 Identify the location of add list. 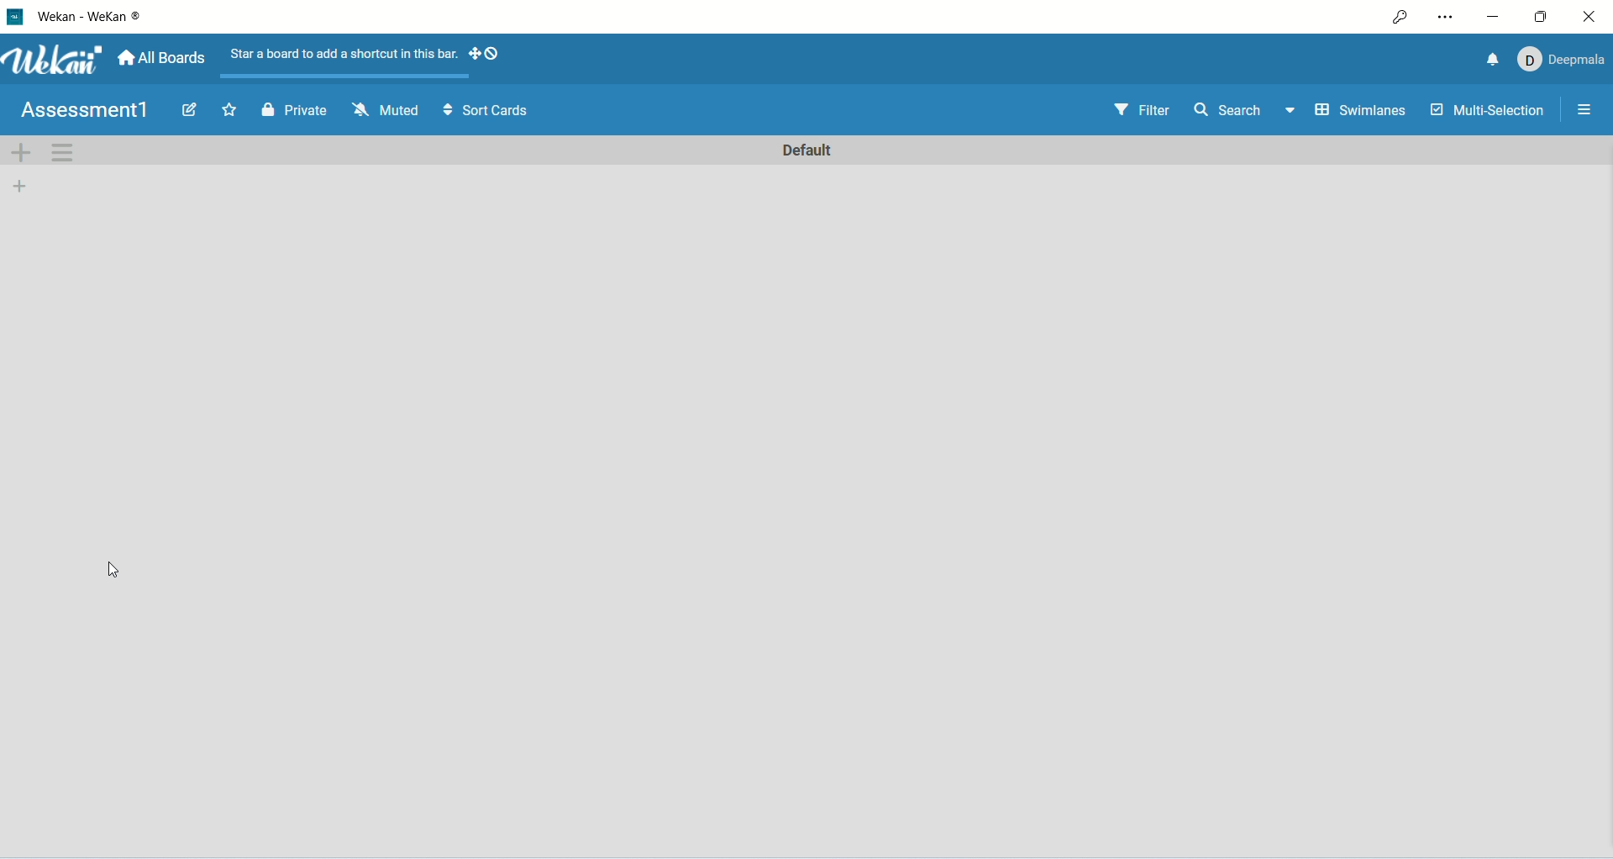
(21, 186).